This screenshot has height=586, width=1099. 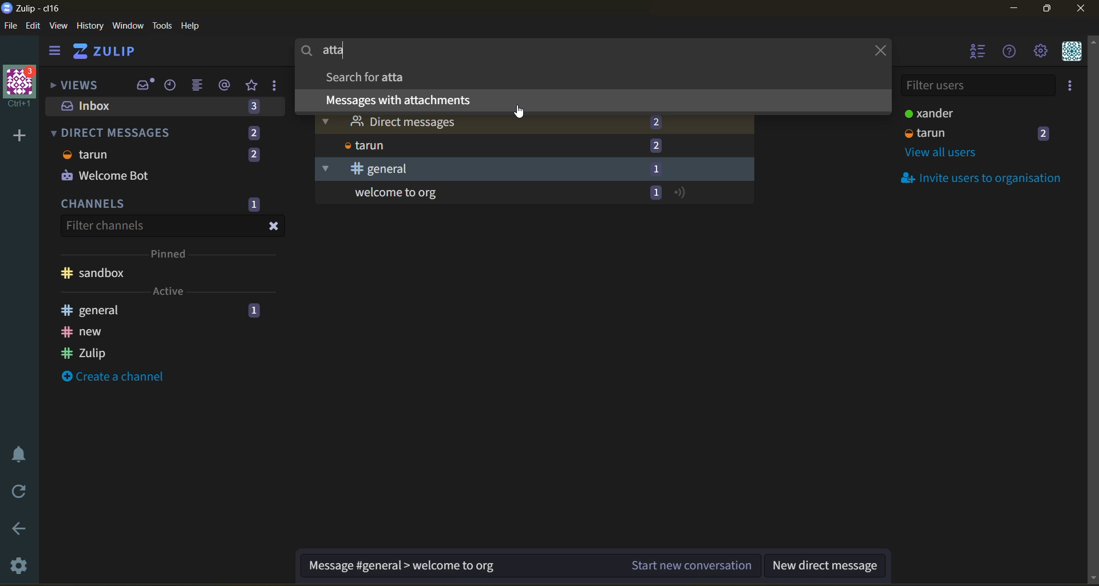 I want to click on 2, so click(x=1045, y=133).